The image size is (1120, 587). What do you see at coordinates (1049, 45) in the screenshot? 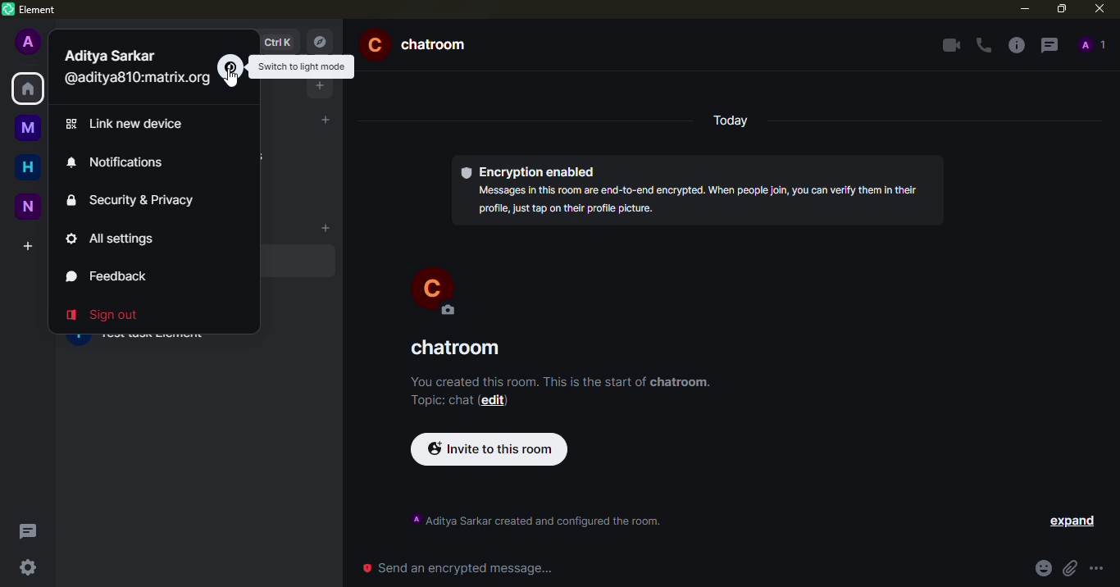
I see `threads` at bounding box center [1049, 45].